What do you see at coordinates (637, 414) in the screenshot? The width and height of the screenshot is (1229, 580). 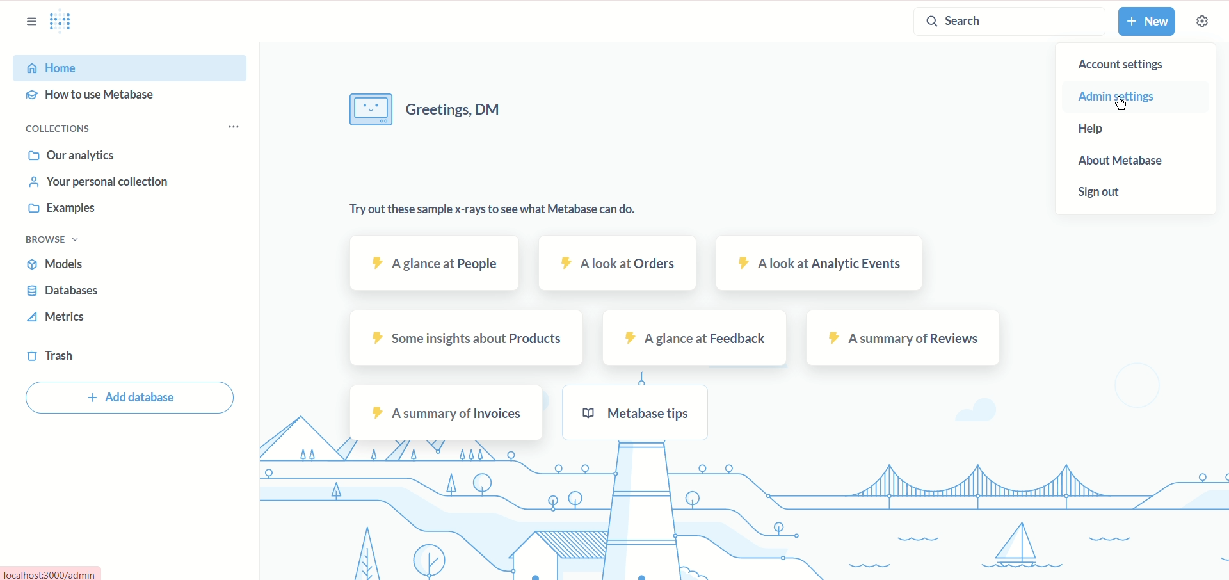 I see `Metabse tips` at bounding box center [637, 414].